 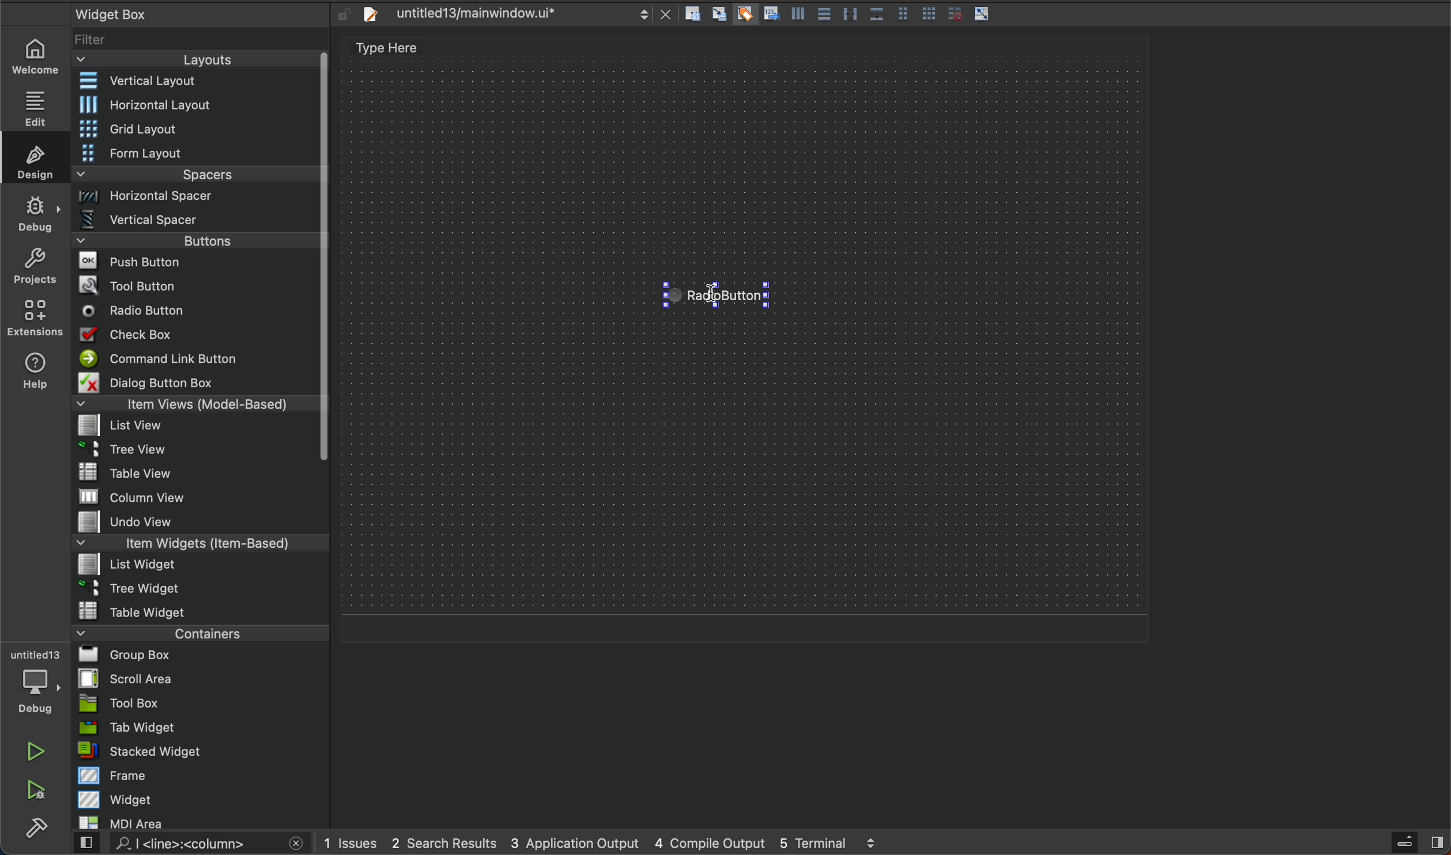 I want to click on , so click(x=876, y=15).